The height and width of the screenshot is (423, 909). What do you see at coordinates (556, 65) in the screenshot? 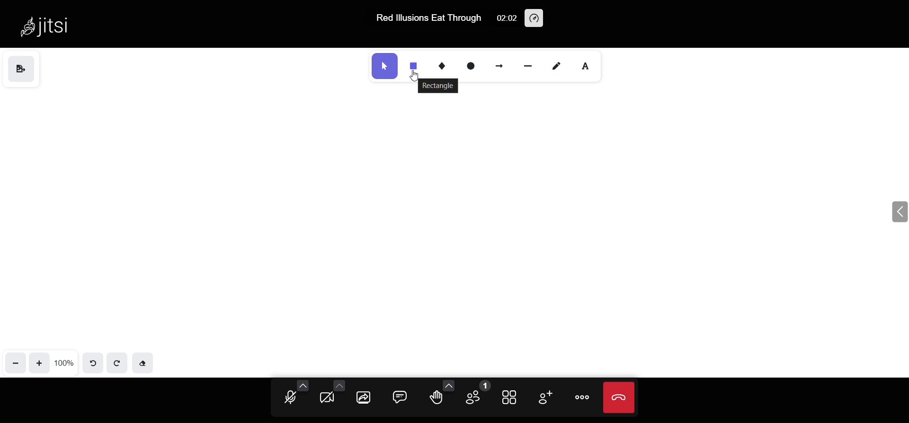
I see `draw` at bounding box center [556, 65].